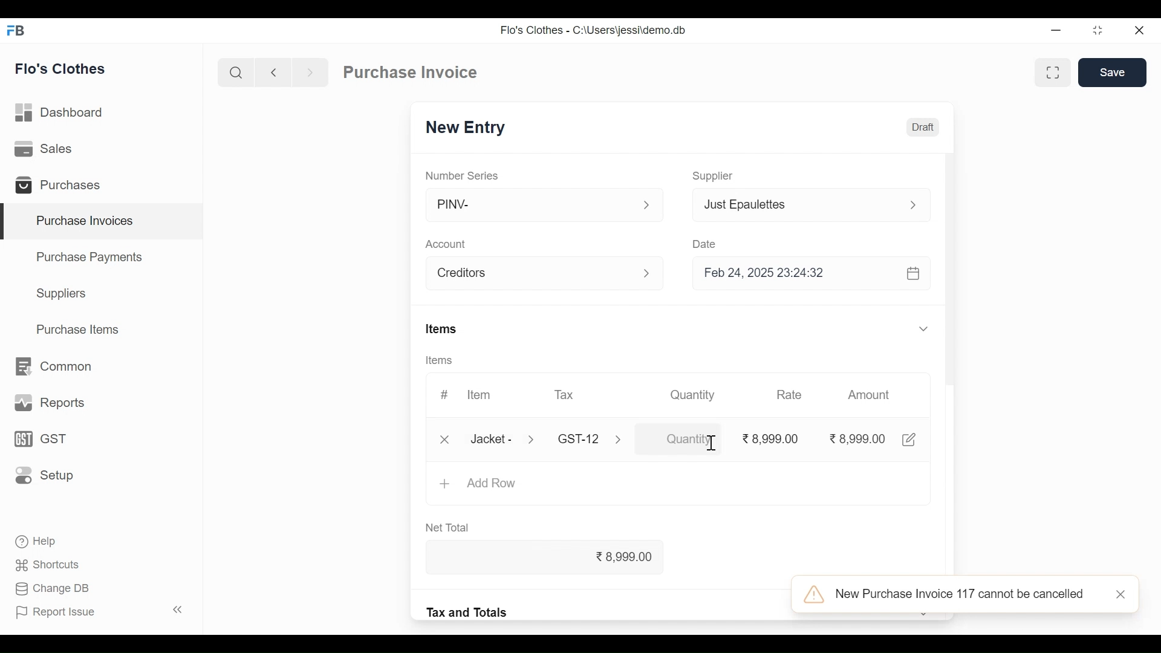 The height and width of the screenshot is (653, 1161). What do you see at coordinates (452, 528) in the screenshot?
I see `Net Total` at bounding box center [452, 528].